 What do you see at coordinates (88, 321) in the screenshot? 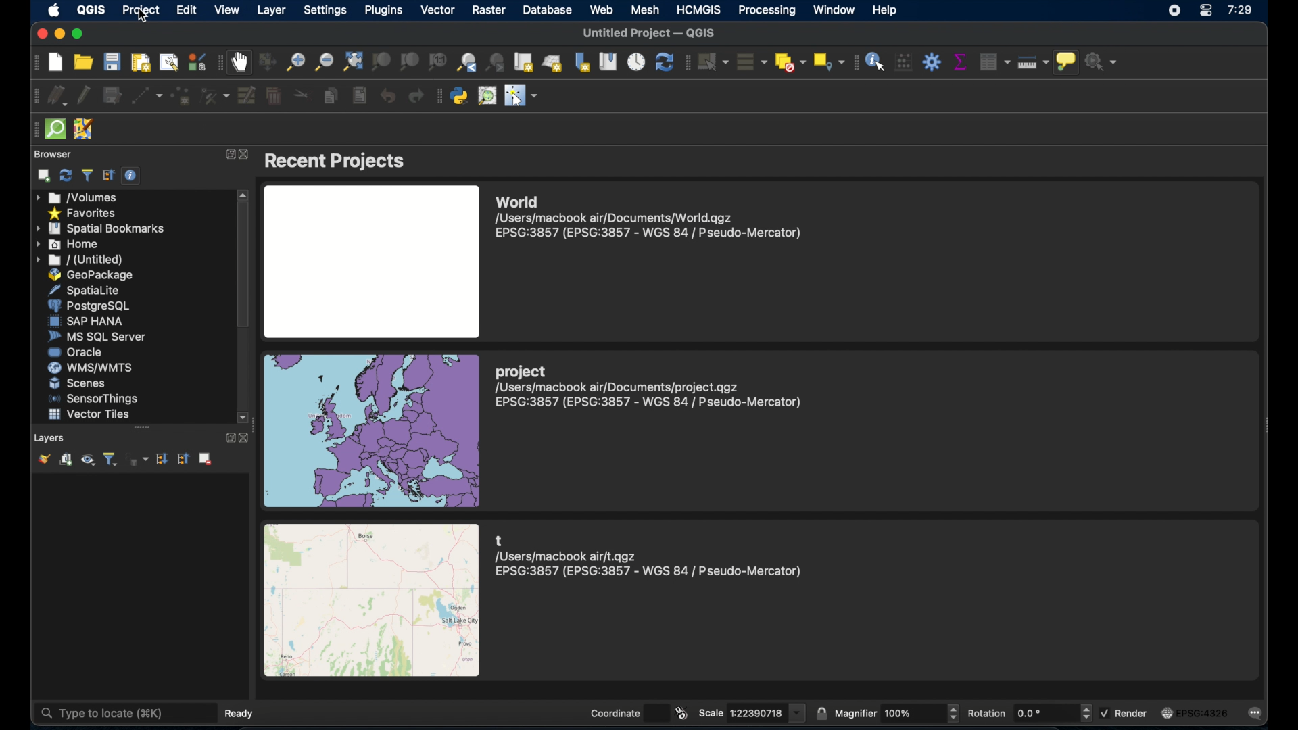
I see `sap hana` at bounding box center [88, 321].